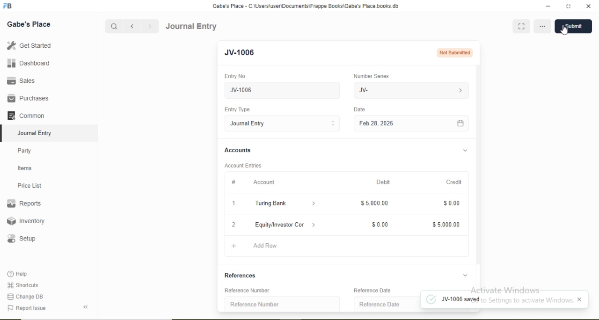 The image size is (599, 320). I want to click on Reference Date, so click(372, 291).